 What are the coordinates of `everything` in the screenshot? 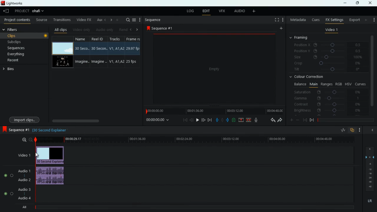 It's located at (17, 55).